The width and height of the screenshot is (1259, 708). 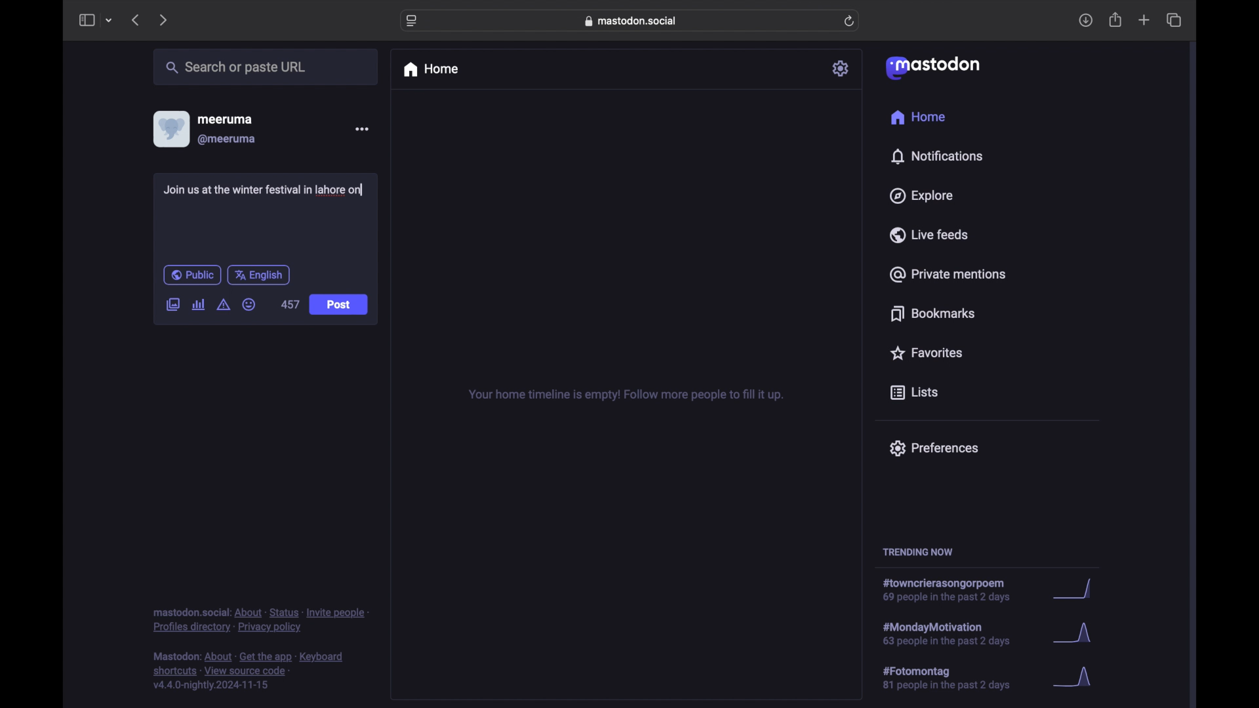 What do you see at coordinates (365, 189) in the screenshot?
I see `text cursor` at bounding box center [365, 189].